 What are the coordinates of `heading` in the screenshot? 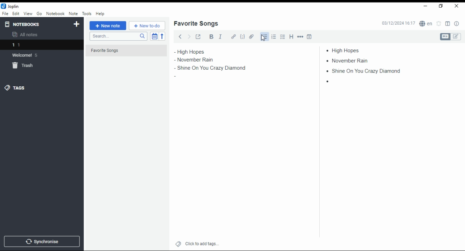 It's located at (292, 36).